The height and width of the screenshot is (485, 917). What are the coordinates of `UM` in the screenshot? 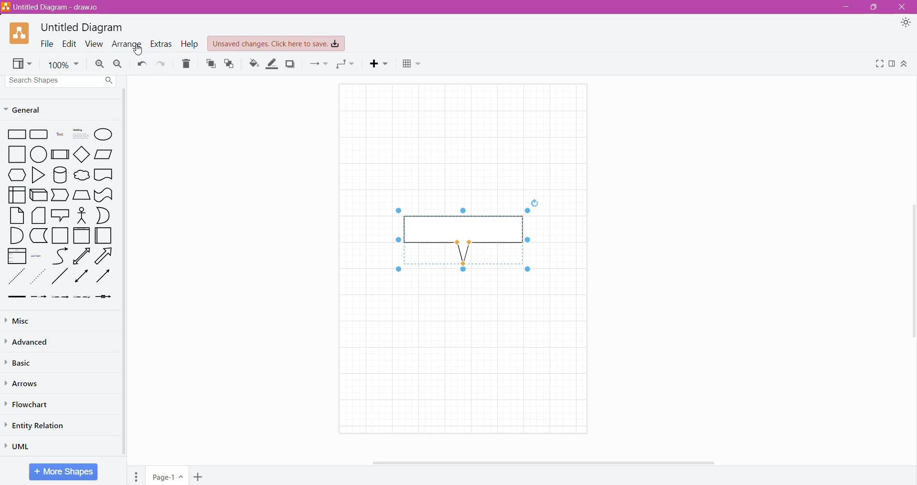 It's located at (21, 446).